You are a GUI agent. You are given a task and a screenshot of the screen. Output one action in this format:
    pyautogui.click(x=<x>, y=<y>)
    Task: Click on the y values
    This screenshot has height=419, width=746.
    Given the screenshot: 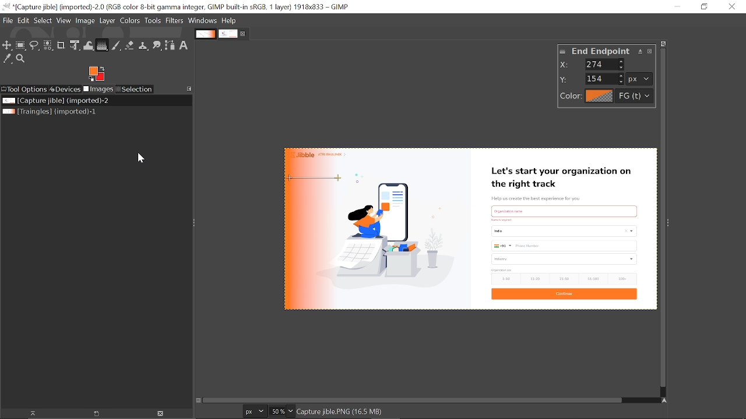 What is the action you would take?
    pyautogui.click(x=606, y=79)
    